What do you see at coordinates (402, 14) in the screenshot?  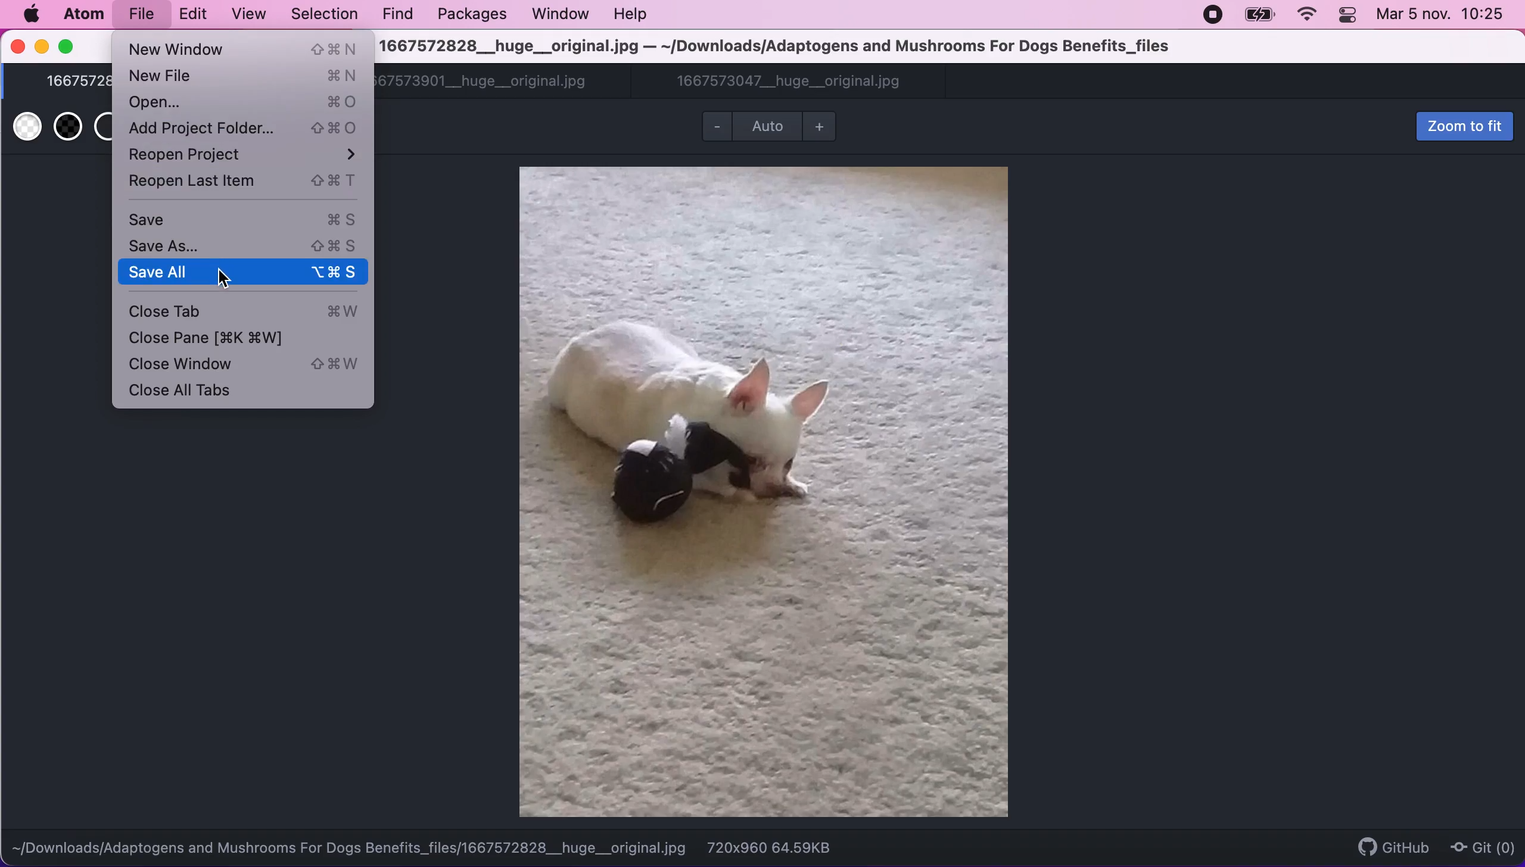 I see `find` at bounding box center [402, 14].